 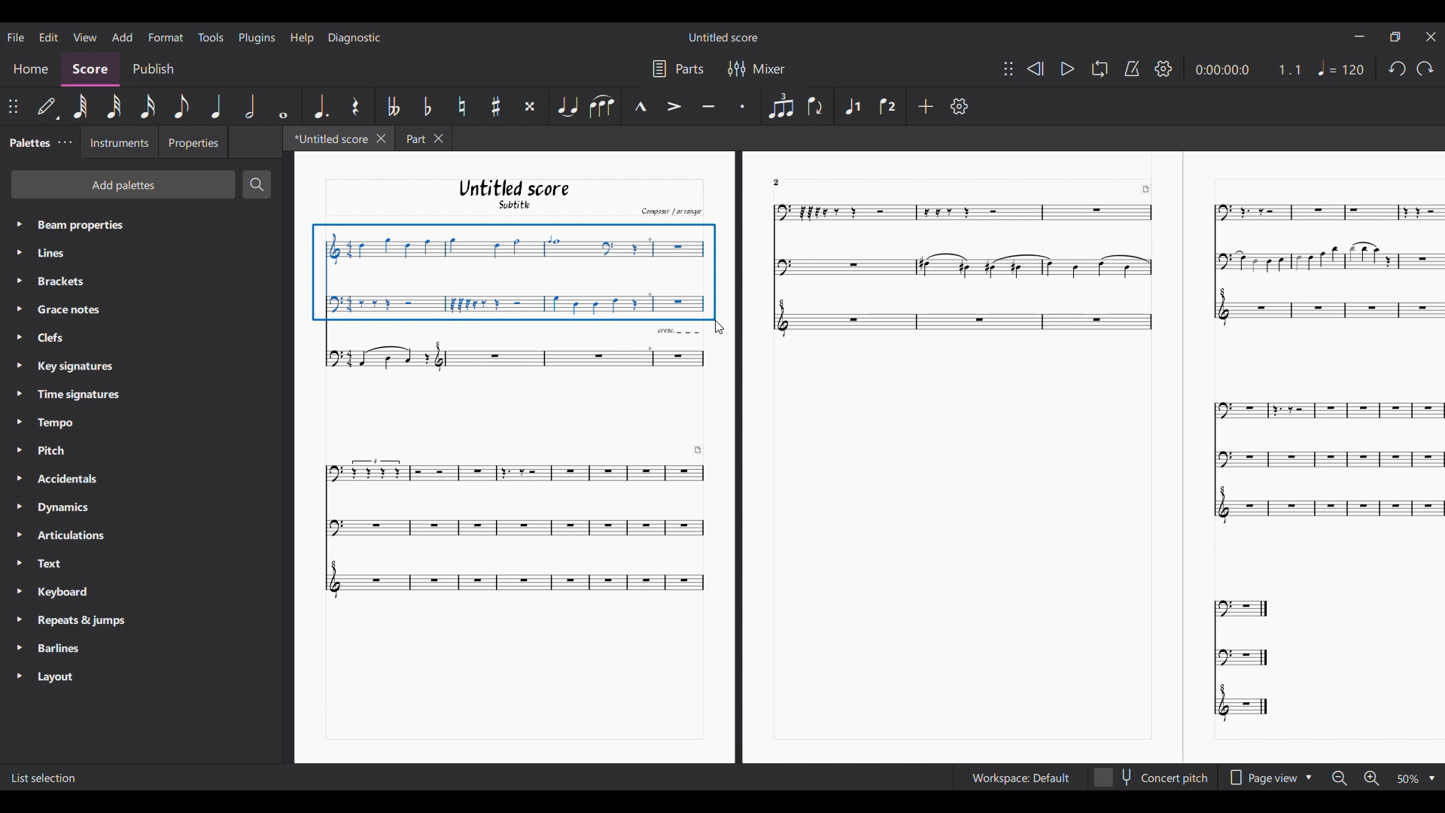 I want to click on 2, so click(x=786, y=181).